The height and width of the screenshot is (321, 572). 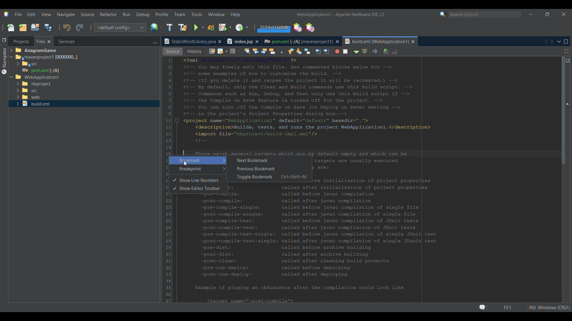 What do you see at coordinates (88, 15) in the screenshot?
I see `Source menu` at bounding box center [88, 15].